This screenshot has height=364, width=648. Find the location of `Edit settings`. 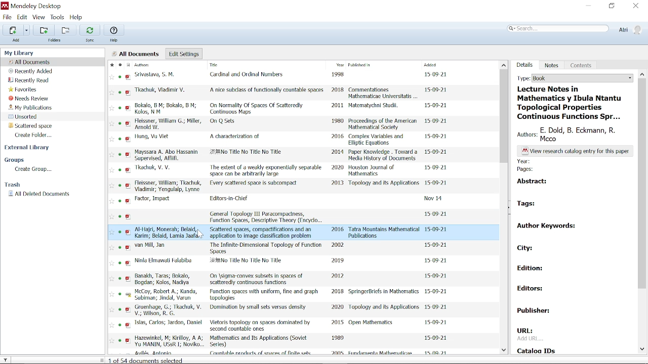

Edit settings is located at coordinates (184, 54).